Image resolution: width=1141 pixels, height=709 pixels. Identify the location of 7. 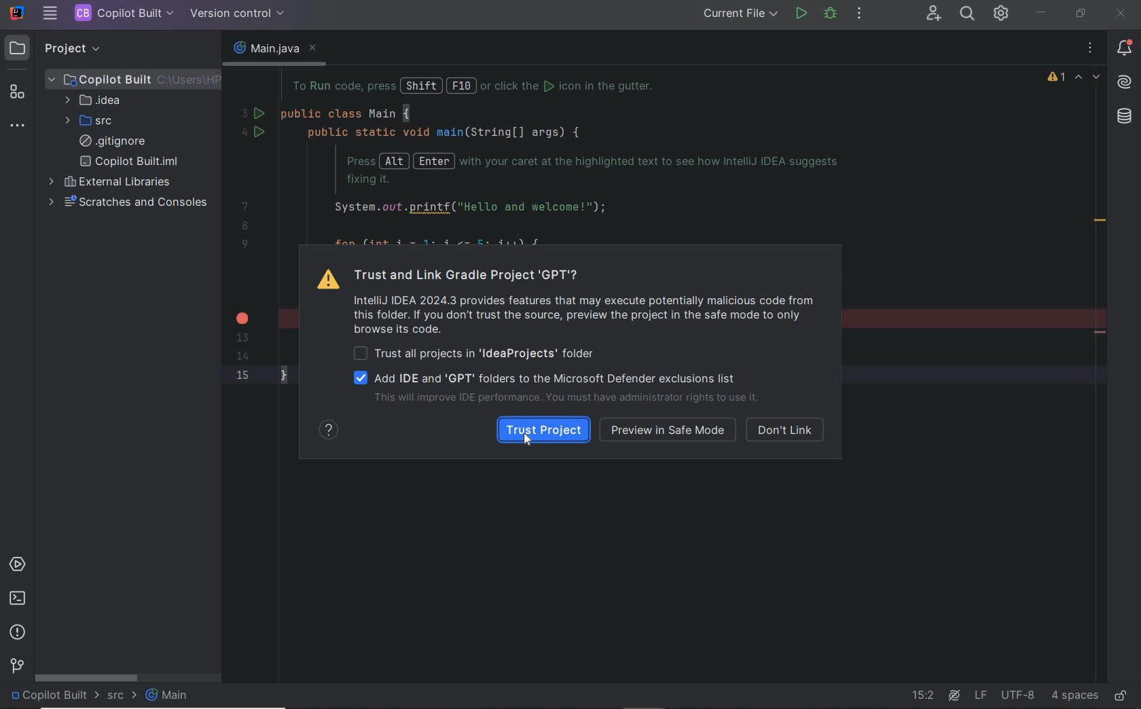
(246, 206).